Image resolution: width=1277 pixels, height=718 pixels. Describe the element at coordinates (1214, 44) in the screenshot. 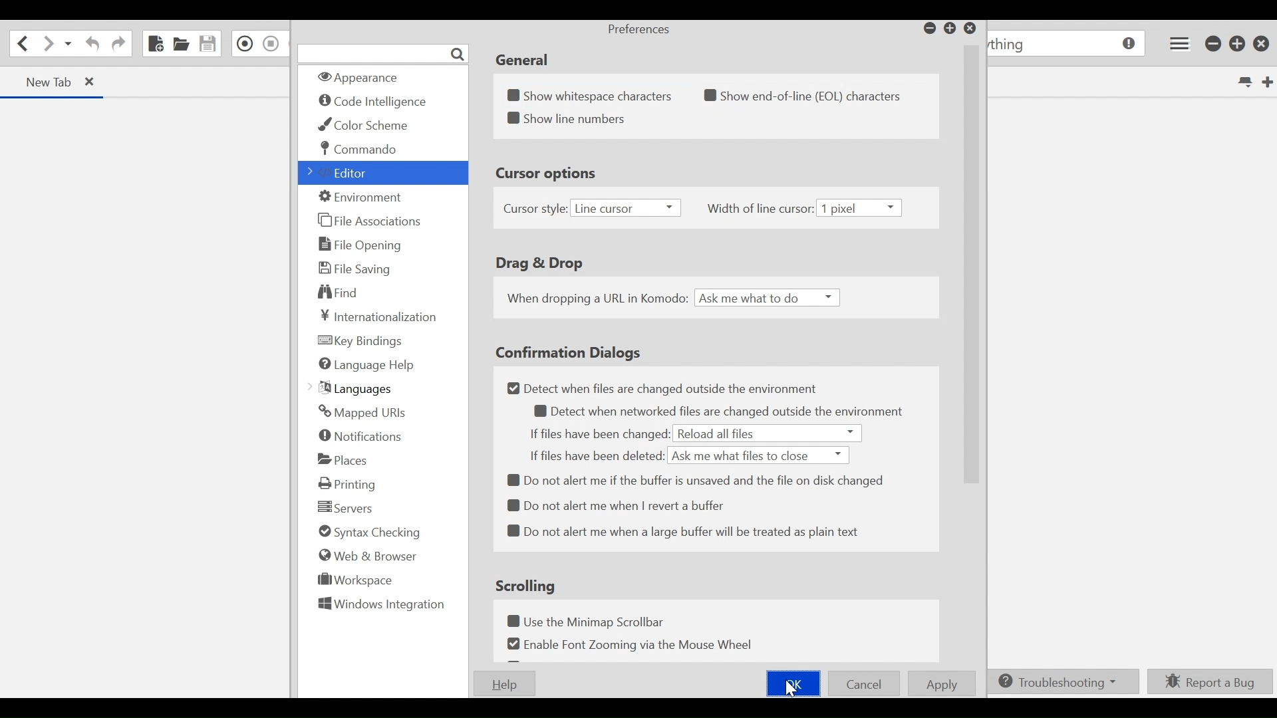

I see `minimize` at that location.